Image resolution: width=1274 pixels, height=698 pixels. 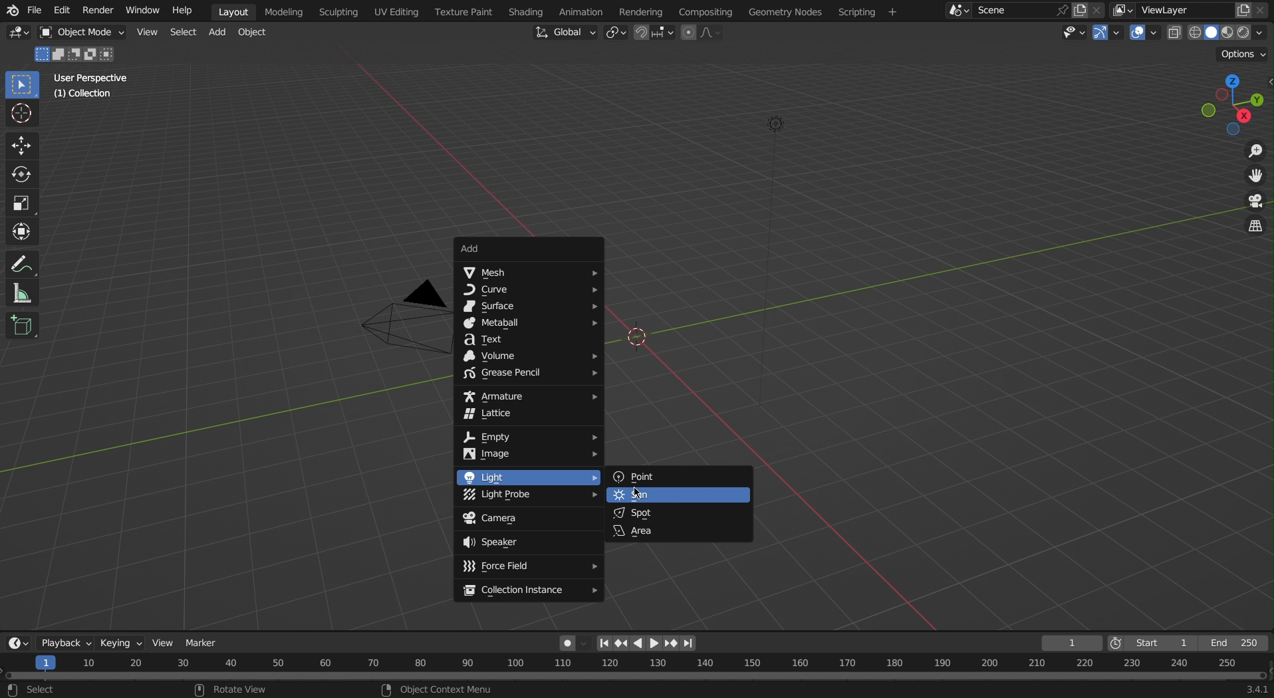 What do you see at coordinates (1166, 9) in the screenshot?
I see `View Layer` at bounding box center [1166, 9].